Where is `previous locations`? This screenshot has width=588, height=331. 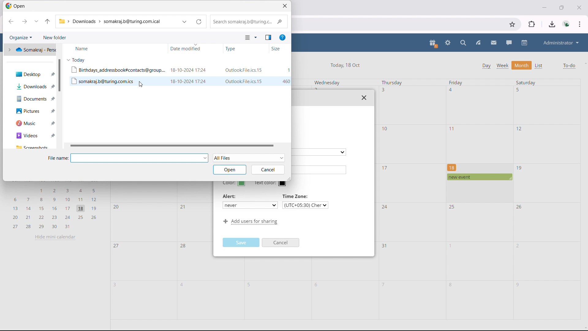
previous locations is located at coordinates (185, 22).